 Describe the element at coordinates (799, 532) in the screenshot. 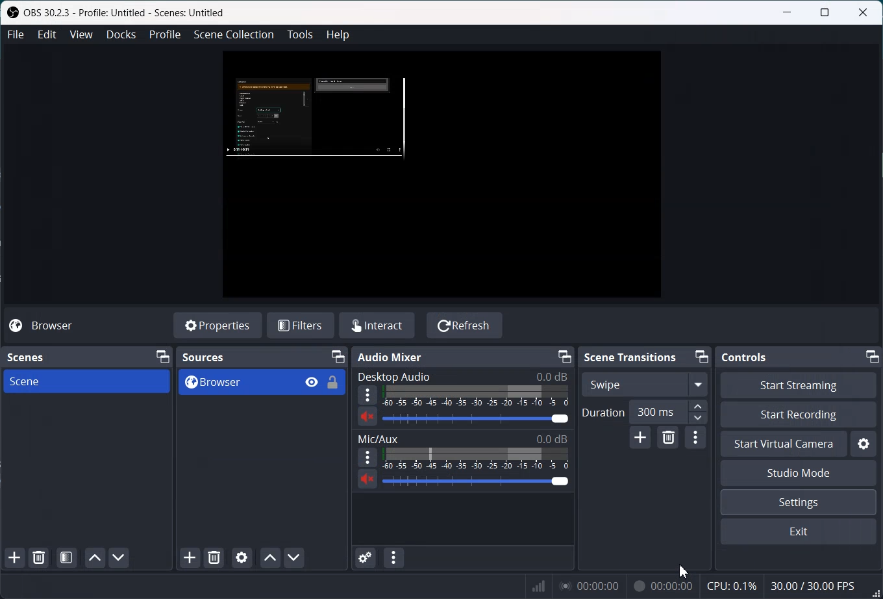

I see `Exit` at that location.